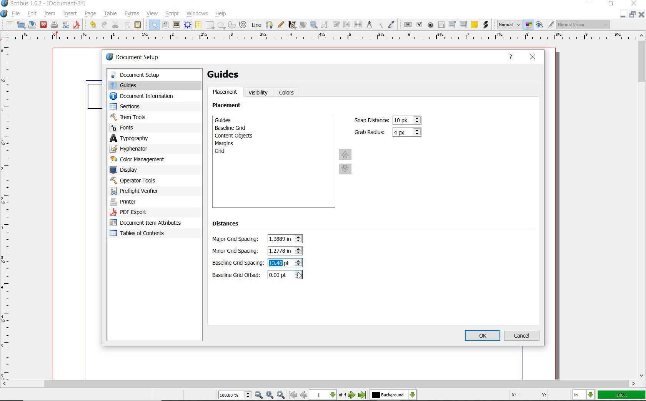 The height and width of the screenshot is (401, 646). What do you see at coordinates (281, 239) in the screenshot?
I see `major grid spacing value` at bounding box center [281, 239].